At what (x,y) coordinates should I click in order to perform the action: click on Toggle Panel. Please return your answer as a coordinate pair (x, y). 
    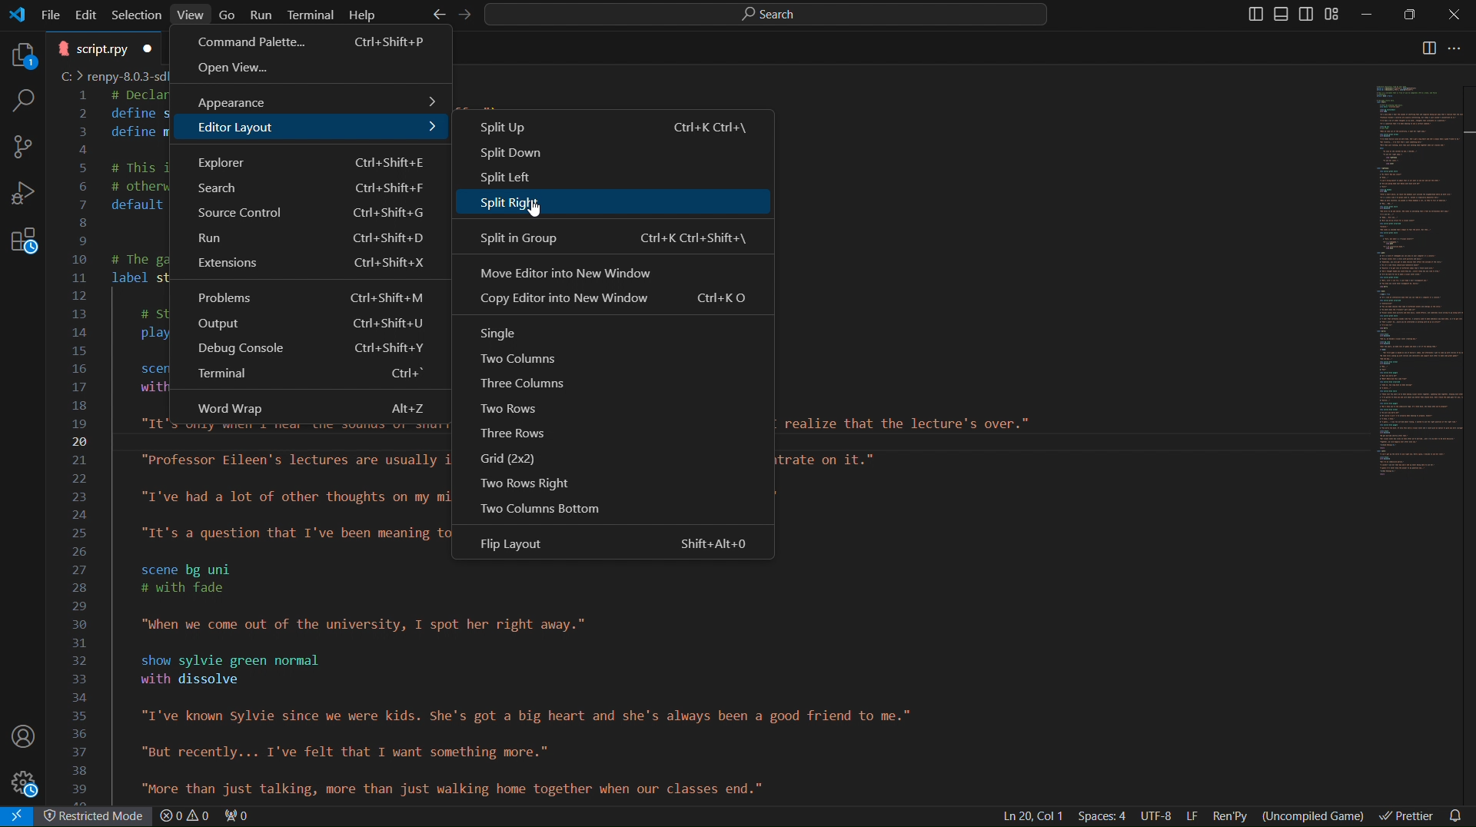
    Looking at the image, I should click on (1283, 15).